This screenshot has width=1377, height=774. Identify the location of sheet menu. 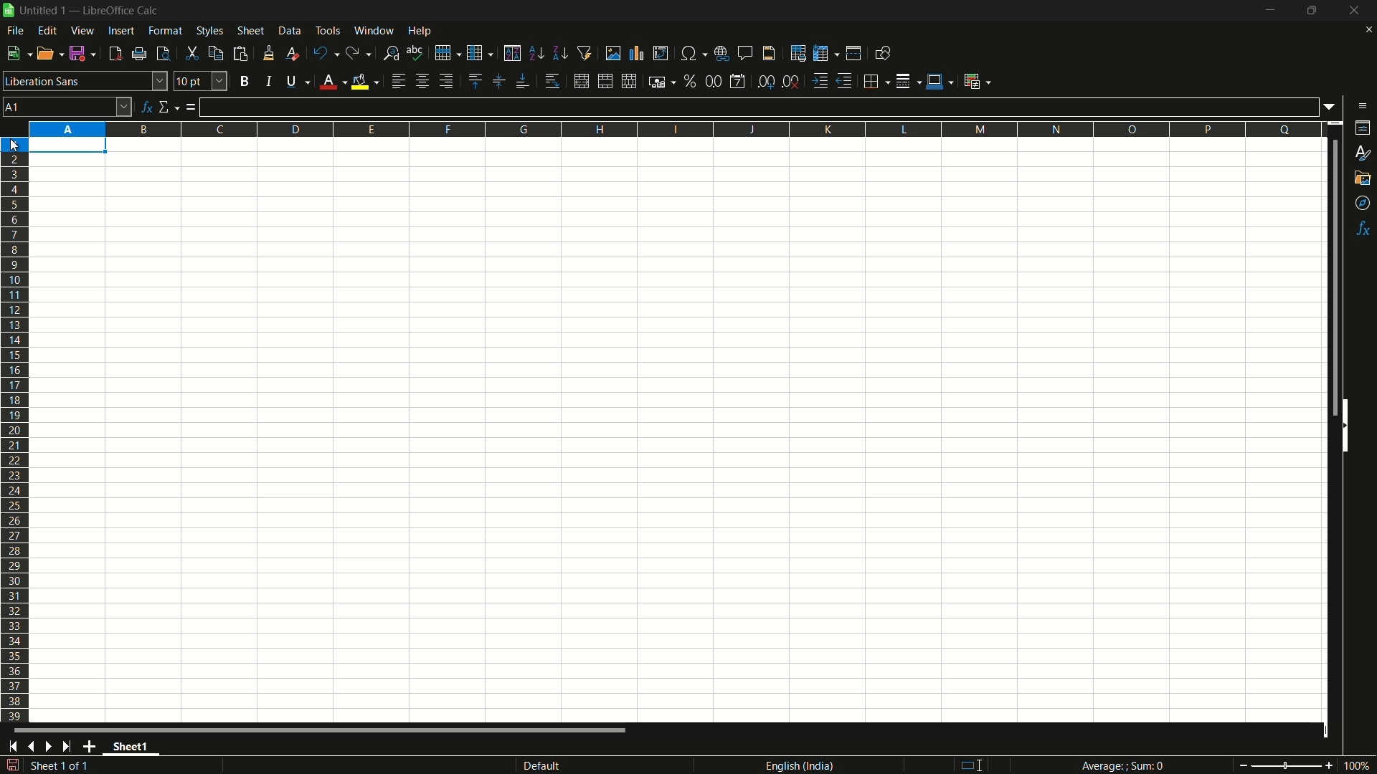
(250, 31).